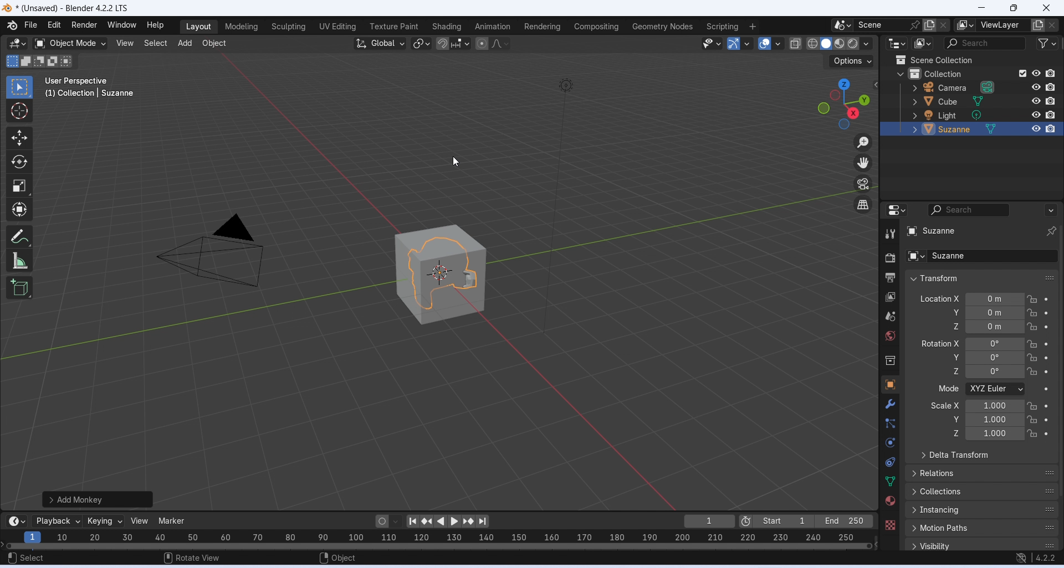 The width and height of the screenshot is (1064, 568). I want to click on location x, so click(938, 298).